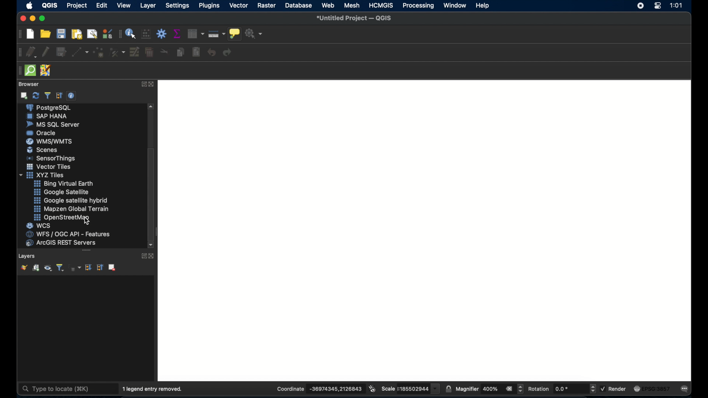  Describe the element at coordinates (152, 245) in the screenshot. I see `scroll down arrow` at that location.